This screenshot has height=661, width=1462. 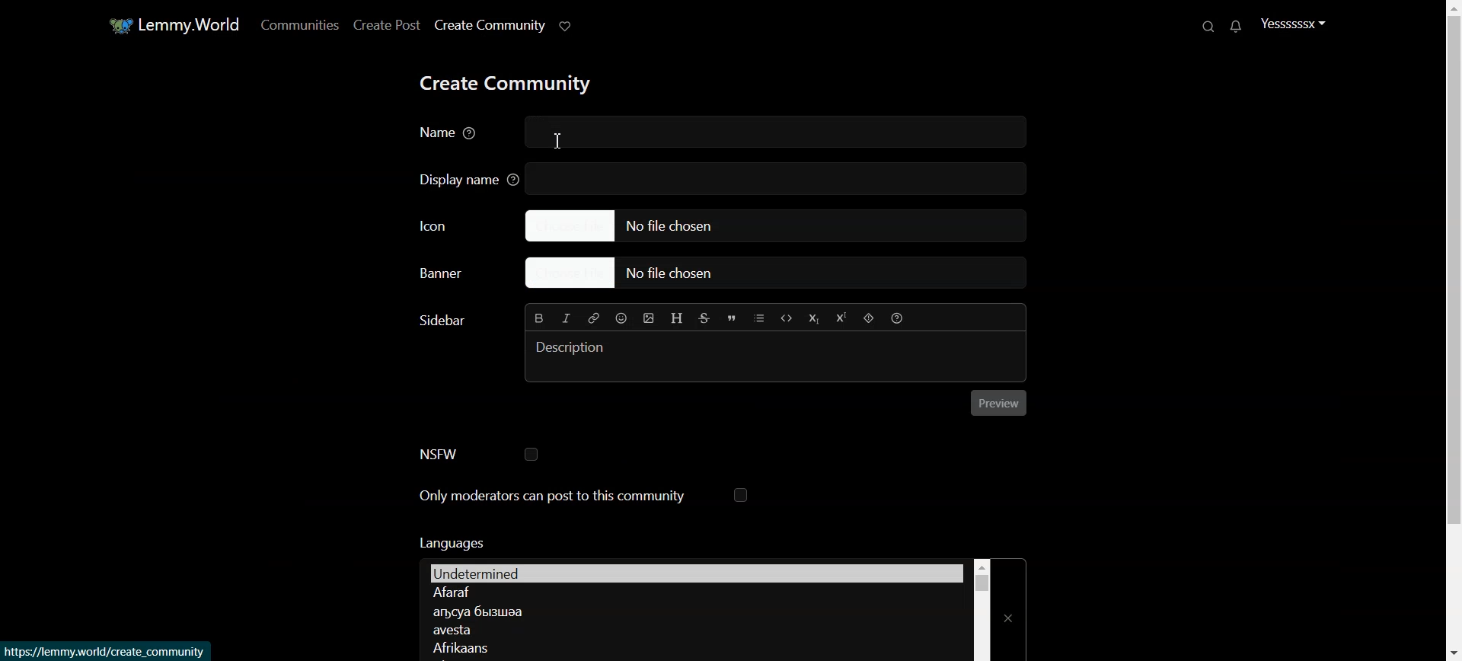 I want to click on Home window, so click(x=172, y=24).